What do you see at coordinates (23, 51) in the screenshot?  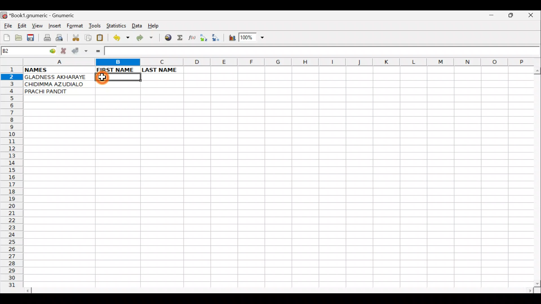 I see `Cell name B2` at bounding box center [23, 51].